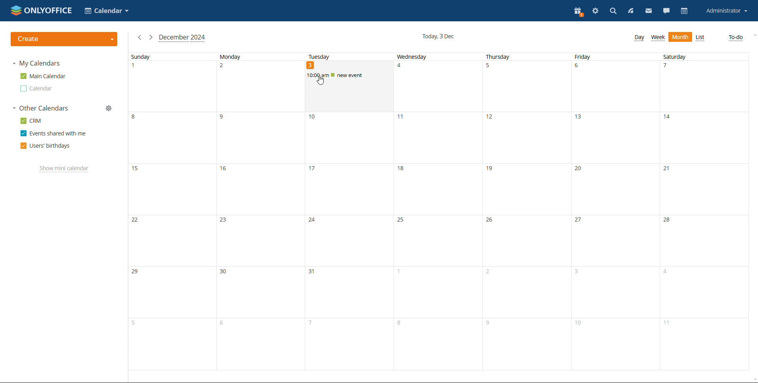 This screenshot has height=383, width=758. What do you see at coordinates (700, 38) in the screenshot?
I see `list view` at bounding box center [700, 38].